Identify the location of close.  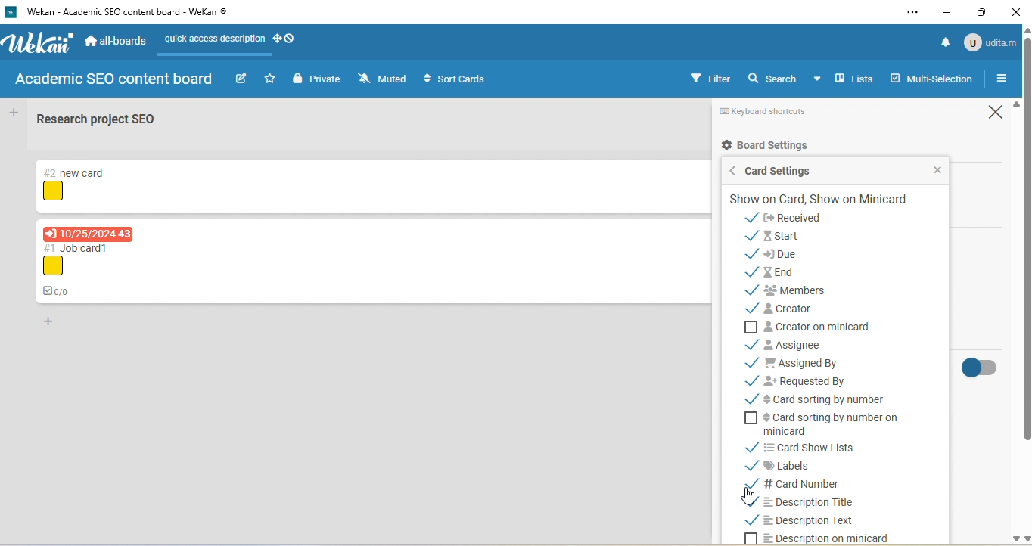
(934, 169).